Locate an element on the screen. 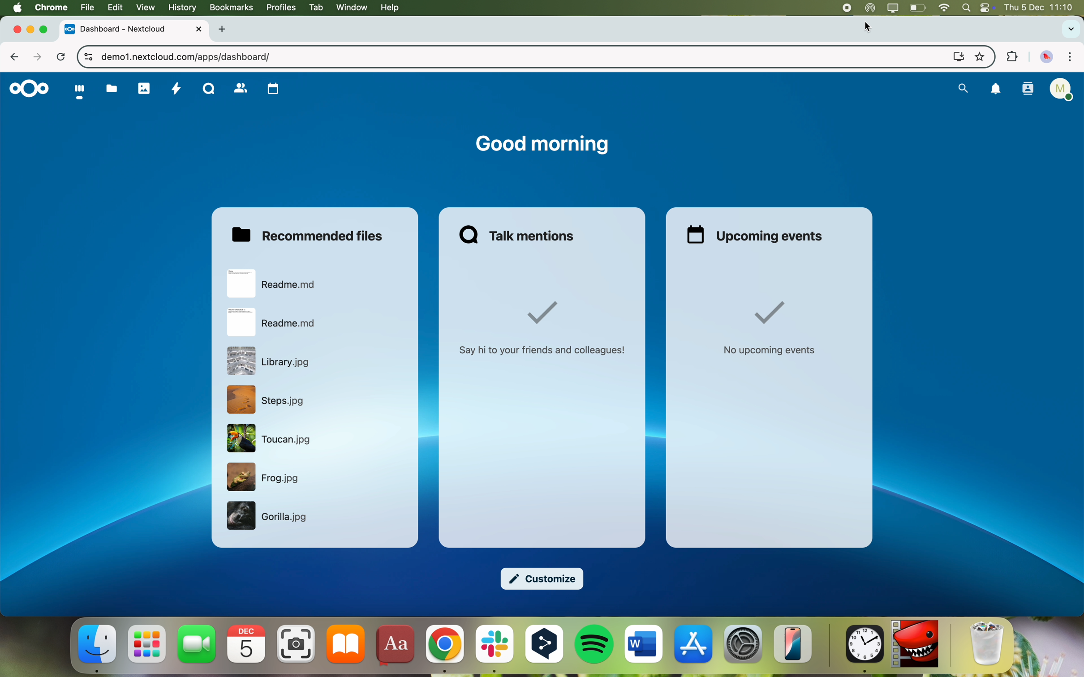  file is located at coordinates (272, 361).